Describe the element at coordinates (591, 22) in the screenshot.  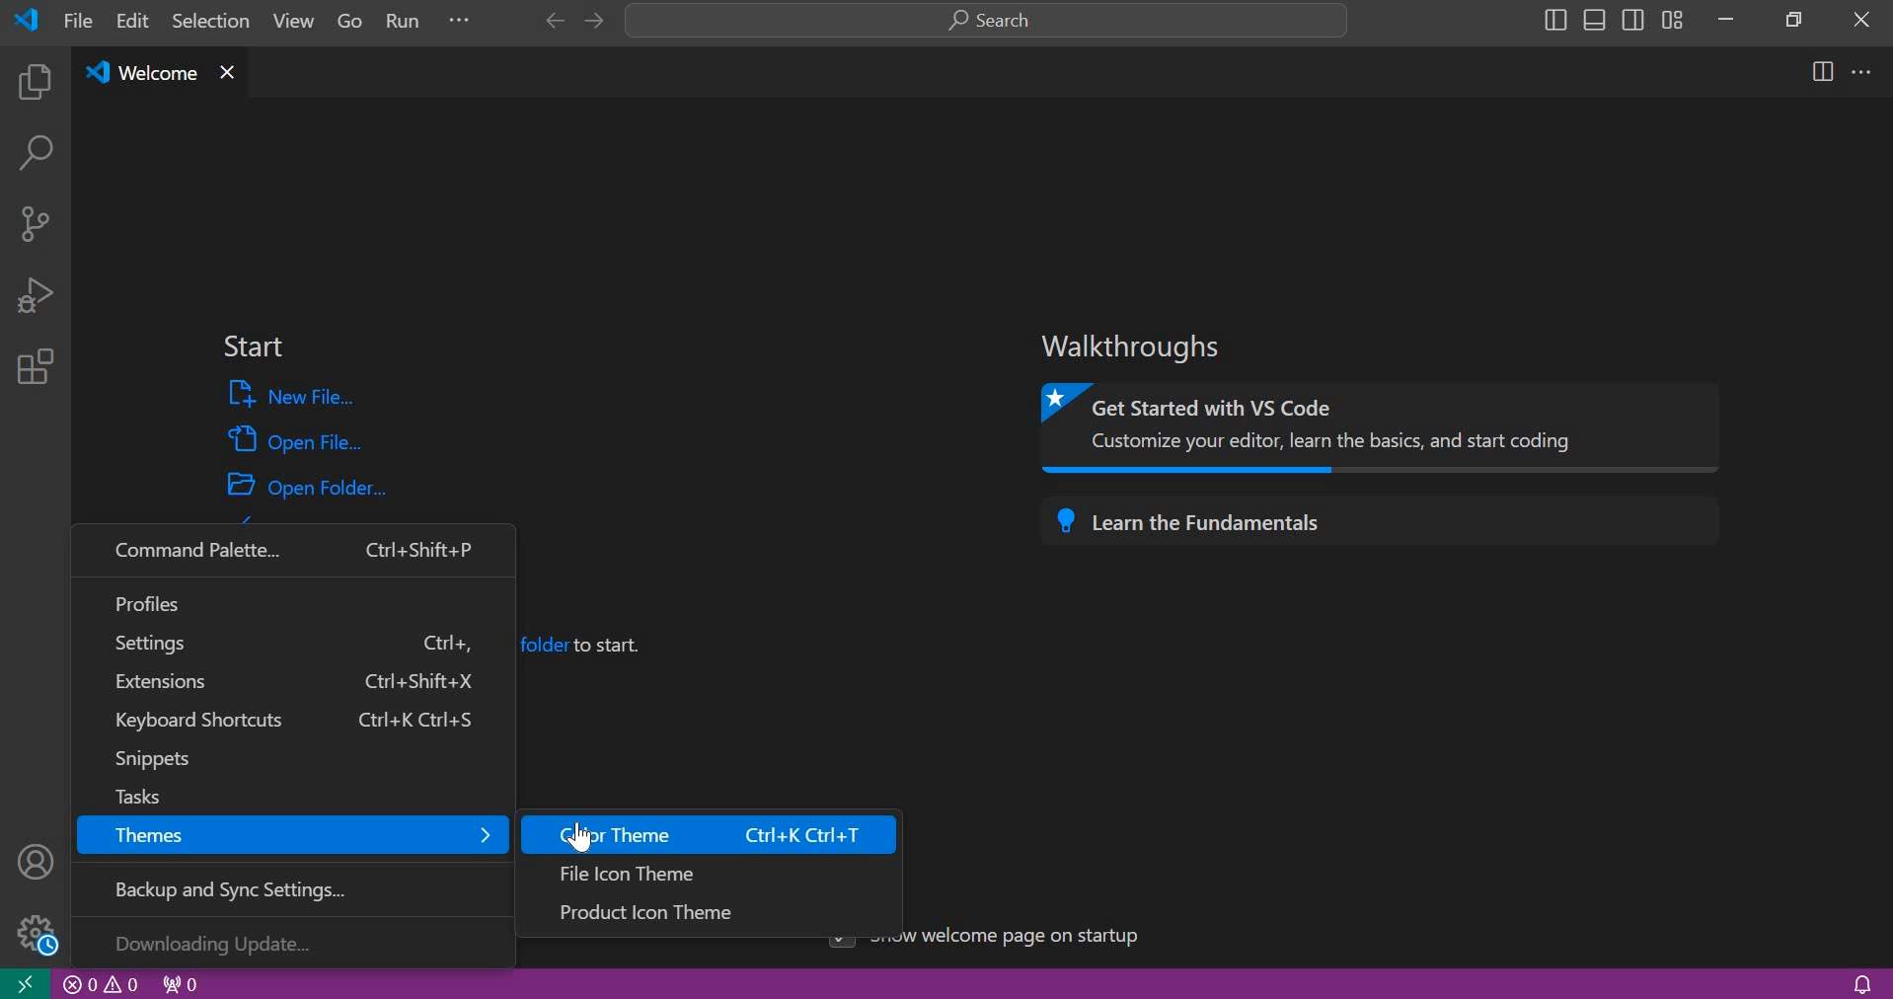
I see `go forward` at that location.